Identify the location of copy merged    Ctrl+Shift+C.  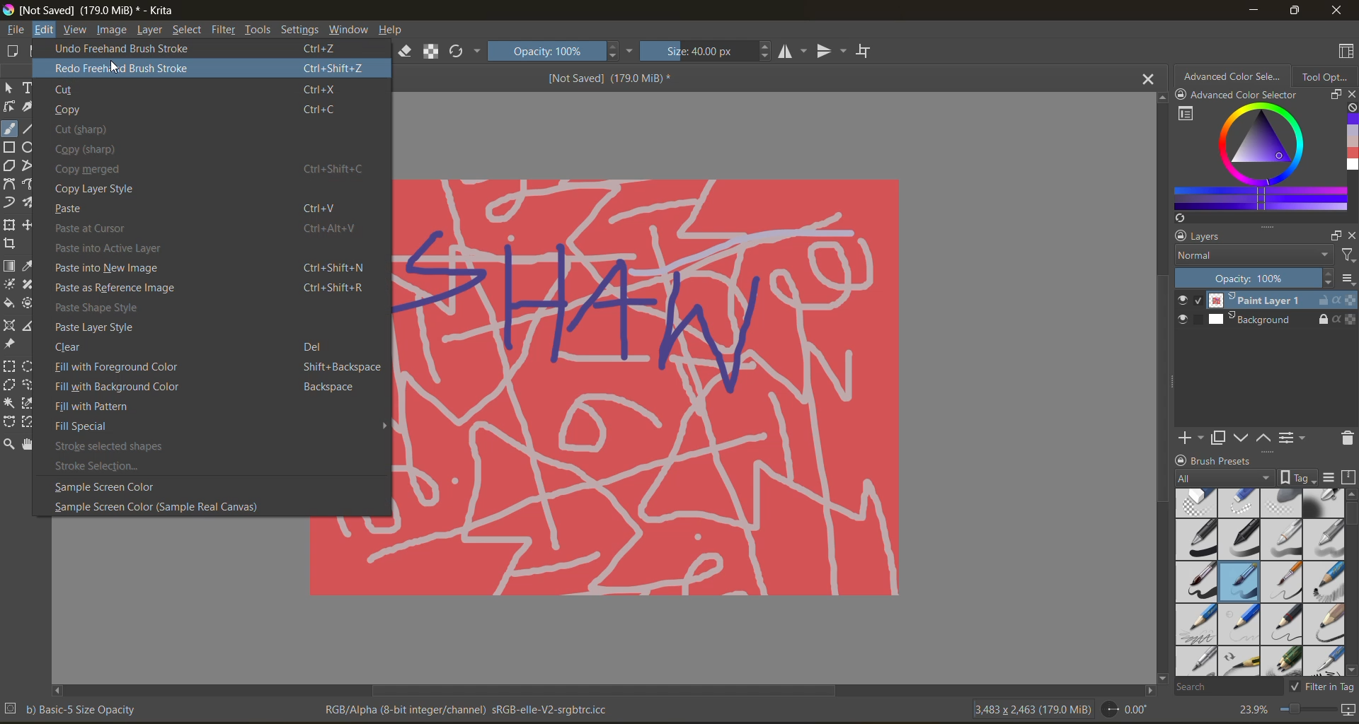
(220, 170).